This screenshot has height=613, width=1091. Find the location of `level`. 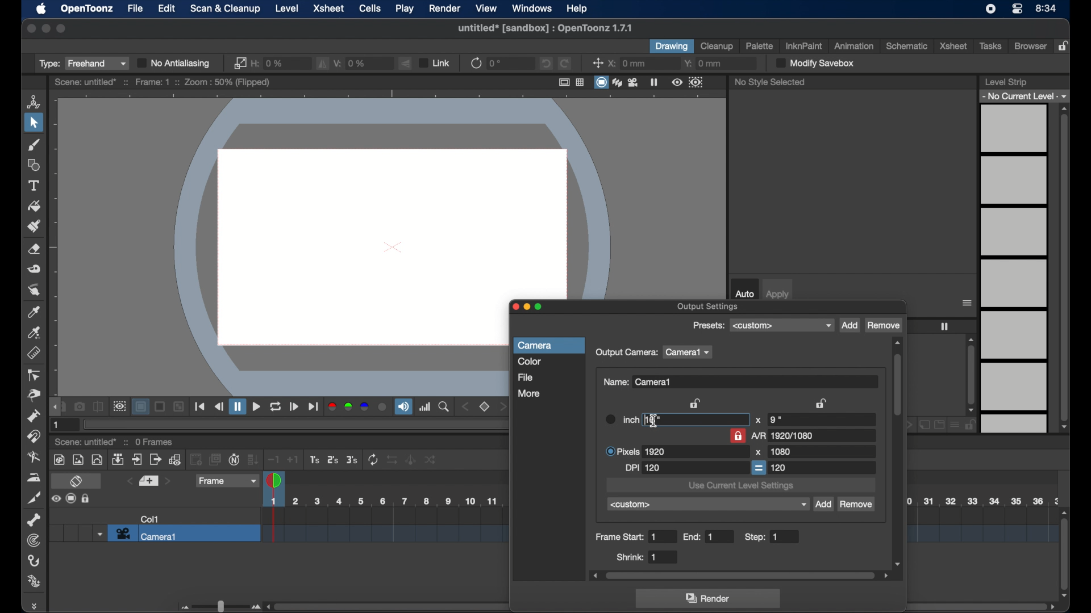

level is located at coordinates (287, 9).